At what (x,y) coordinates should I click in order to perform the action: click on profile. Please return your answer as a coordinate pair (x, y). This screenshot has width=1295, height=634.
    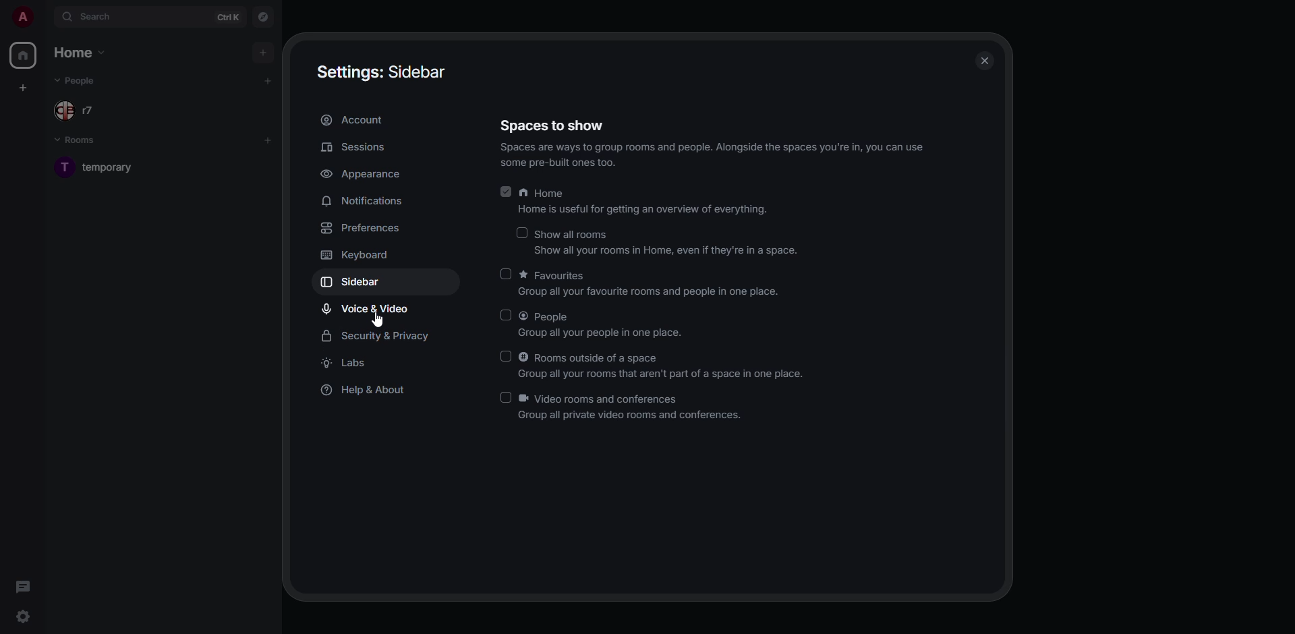
    Looking at the image, I should click on (23, 18).